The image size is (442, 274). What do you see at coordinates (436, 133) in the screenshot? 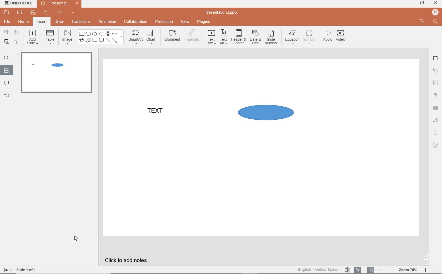
I see `TEXT ART` at bounding box center [436, 133].